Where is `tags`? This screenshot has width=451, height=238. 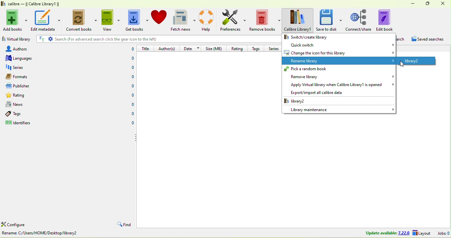
tags is located at coordinates (257, 48).